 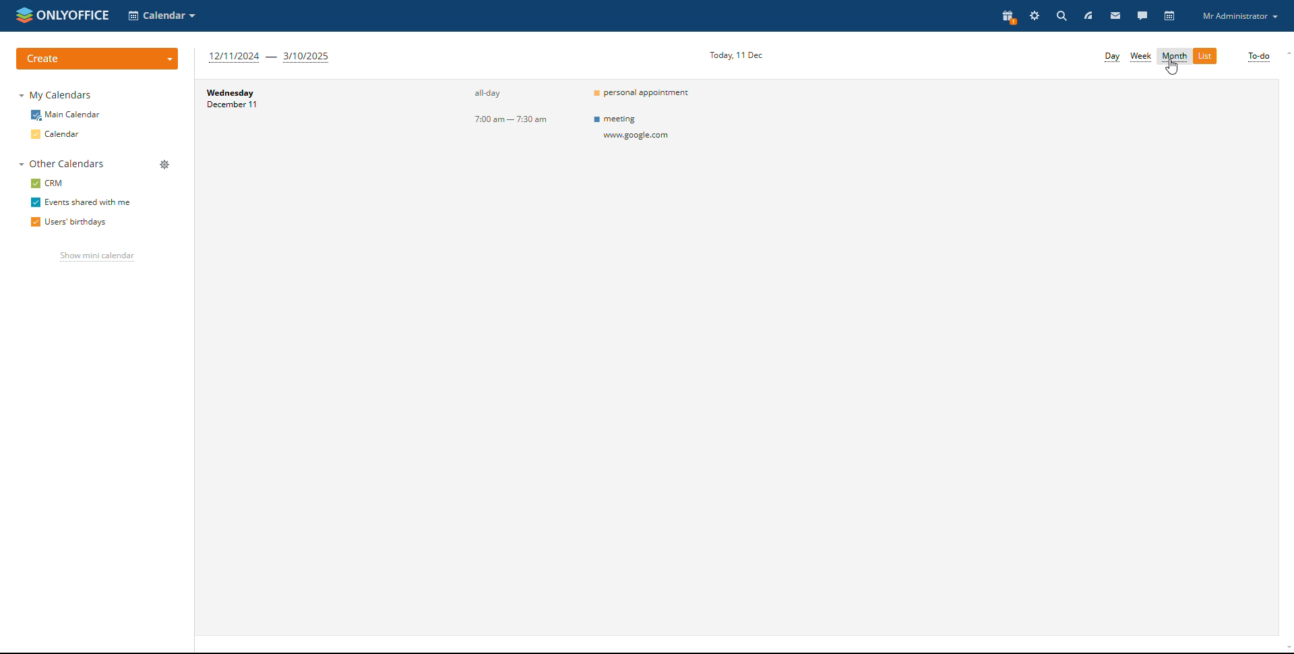 I want to click on cursor, so click(x=1172, y=67).